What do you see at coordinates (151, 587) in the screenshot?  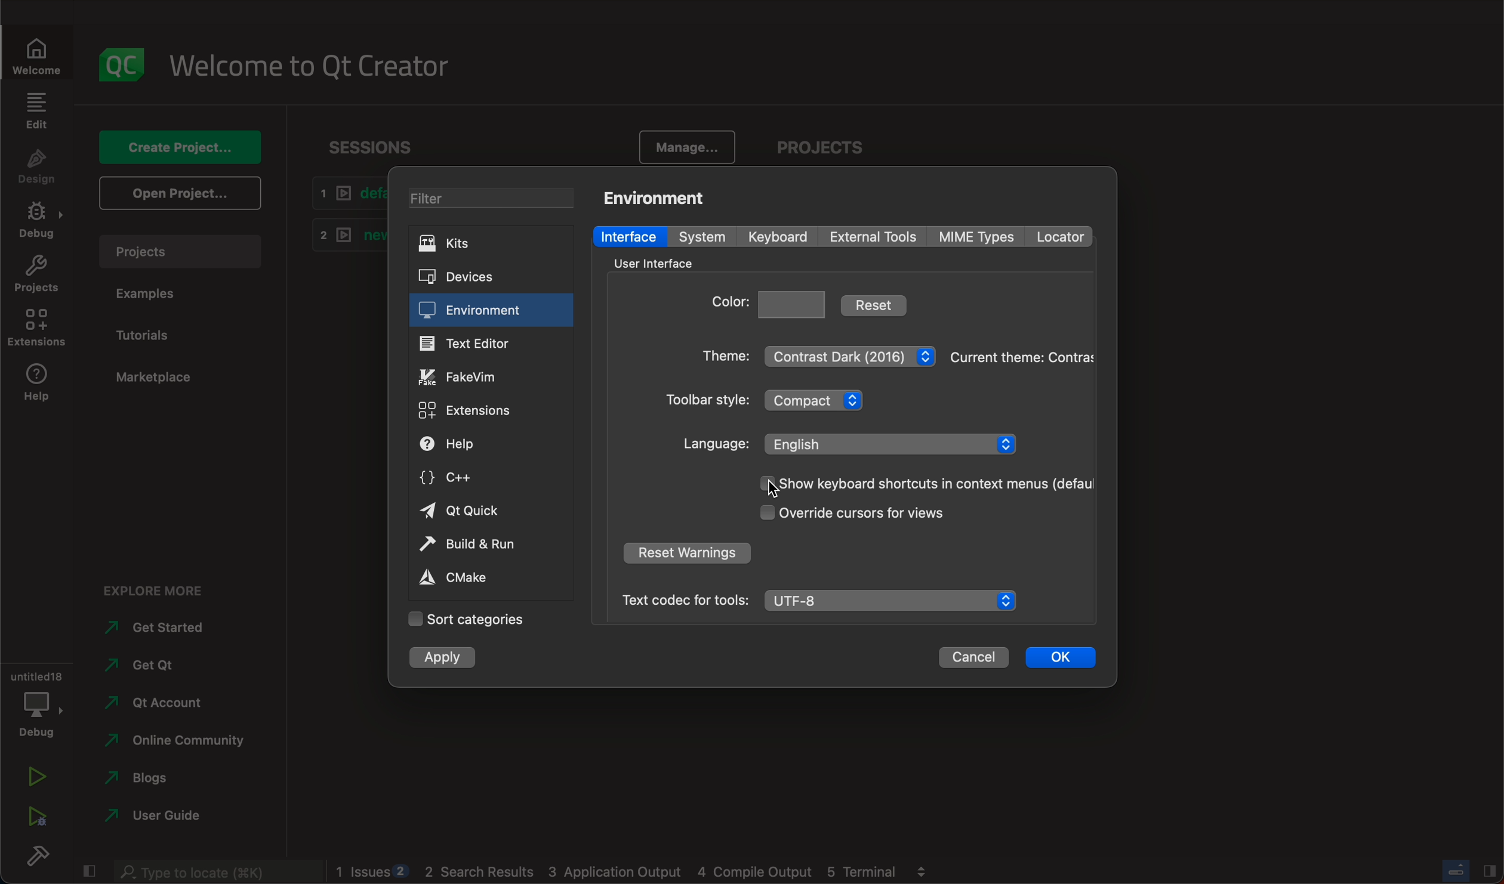 I see `explore more` at bounding box center [151, 587].